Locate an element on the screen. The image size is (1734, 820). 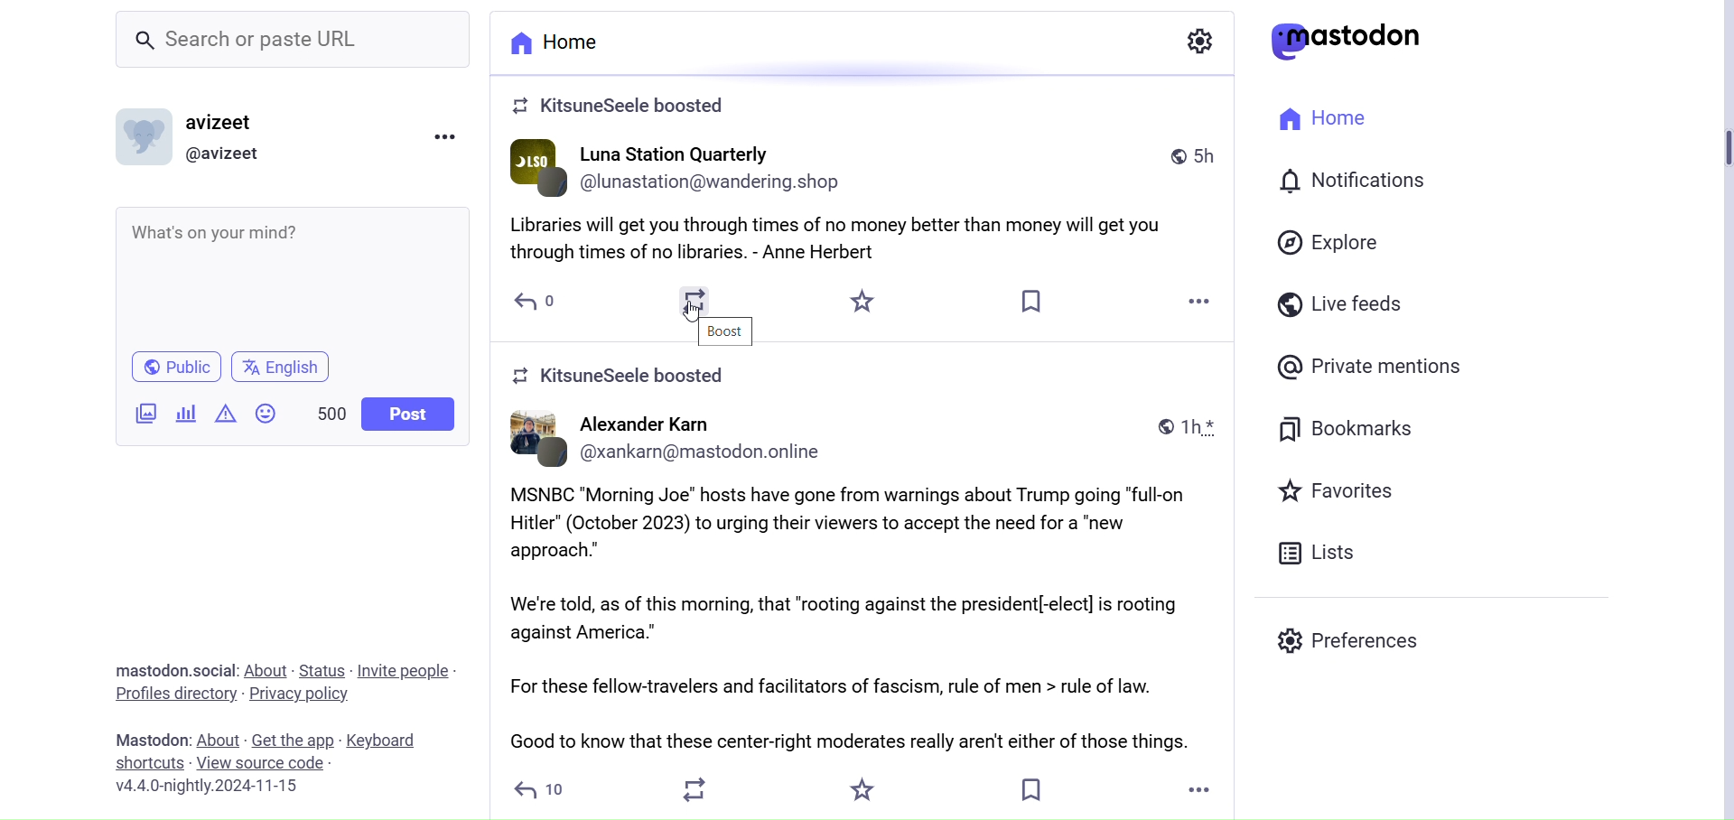
Home is located at coordinates (1333, 119).